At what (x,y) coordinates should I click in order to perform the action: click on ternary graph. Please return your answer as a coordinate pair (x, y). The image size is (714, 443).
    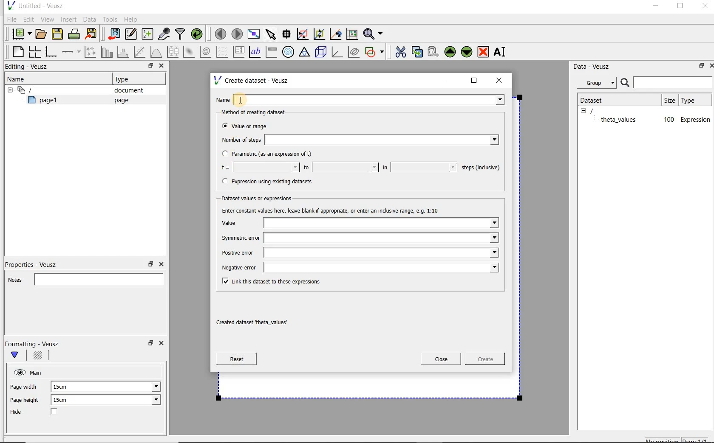
    Looking at the image, I should click on (305, 52).